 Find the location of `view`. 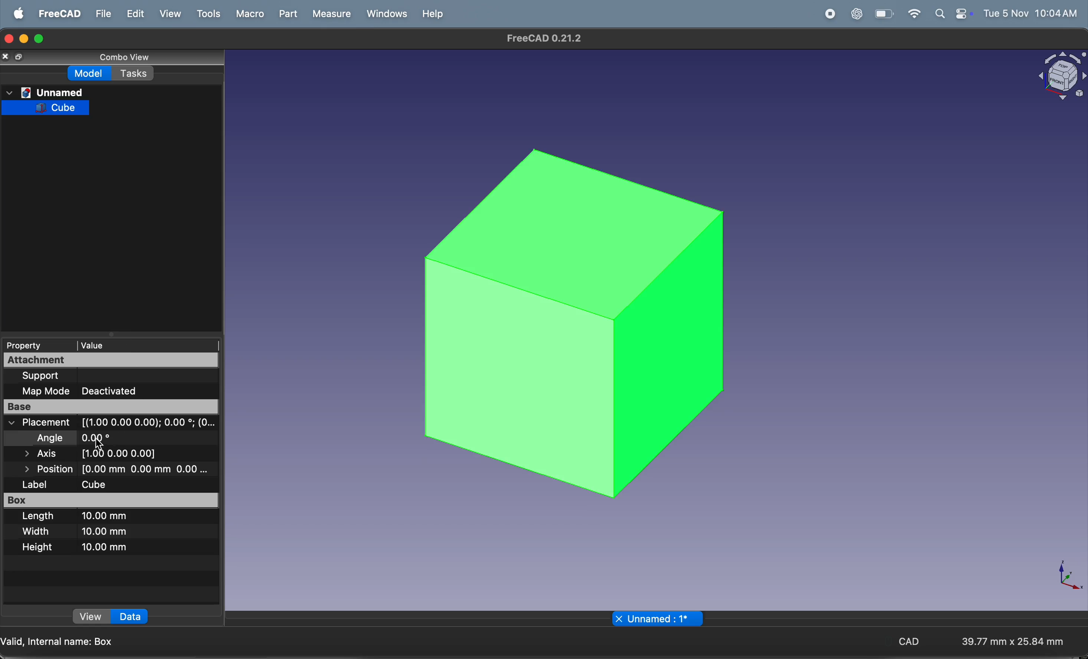

view is located at coordinates (90, 618).